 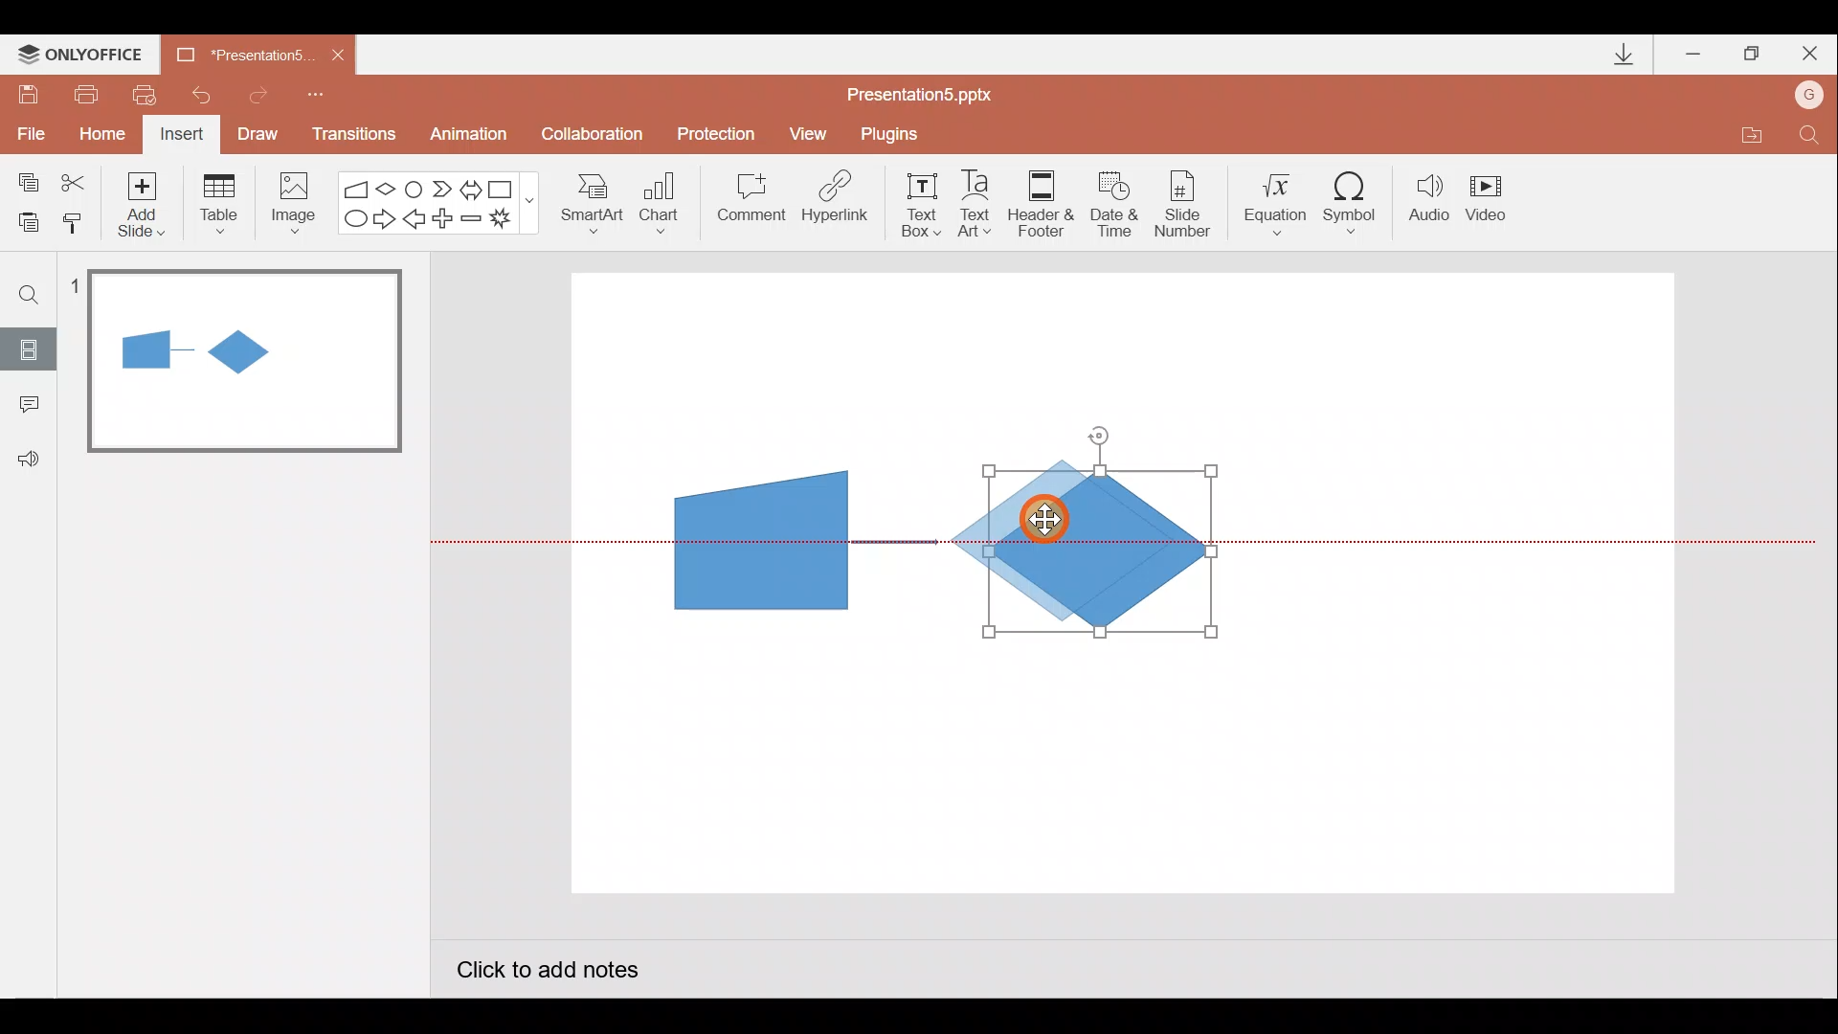 I want to click on Symbol, so click(x=1357, y=202).